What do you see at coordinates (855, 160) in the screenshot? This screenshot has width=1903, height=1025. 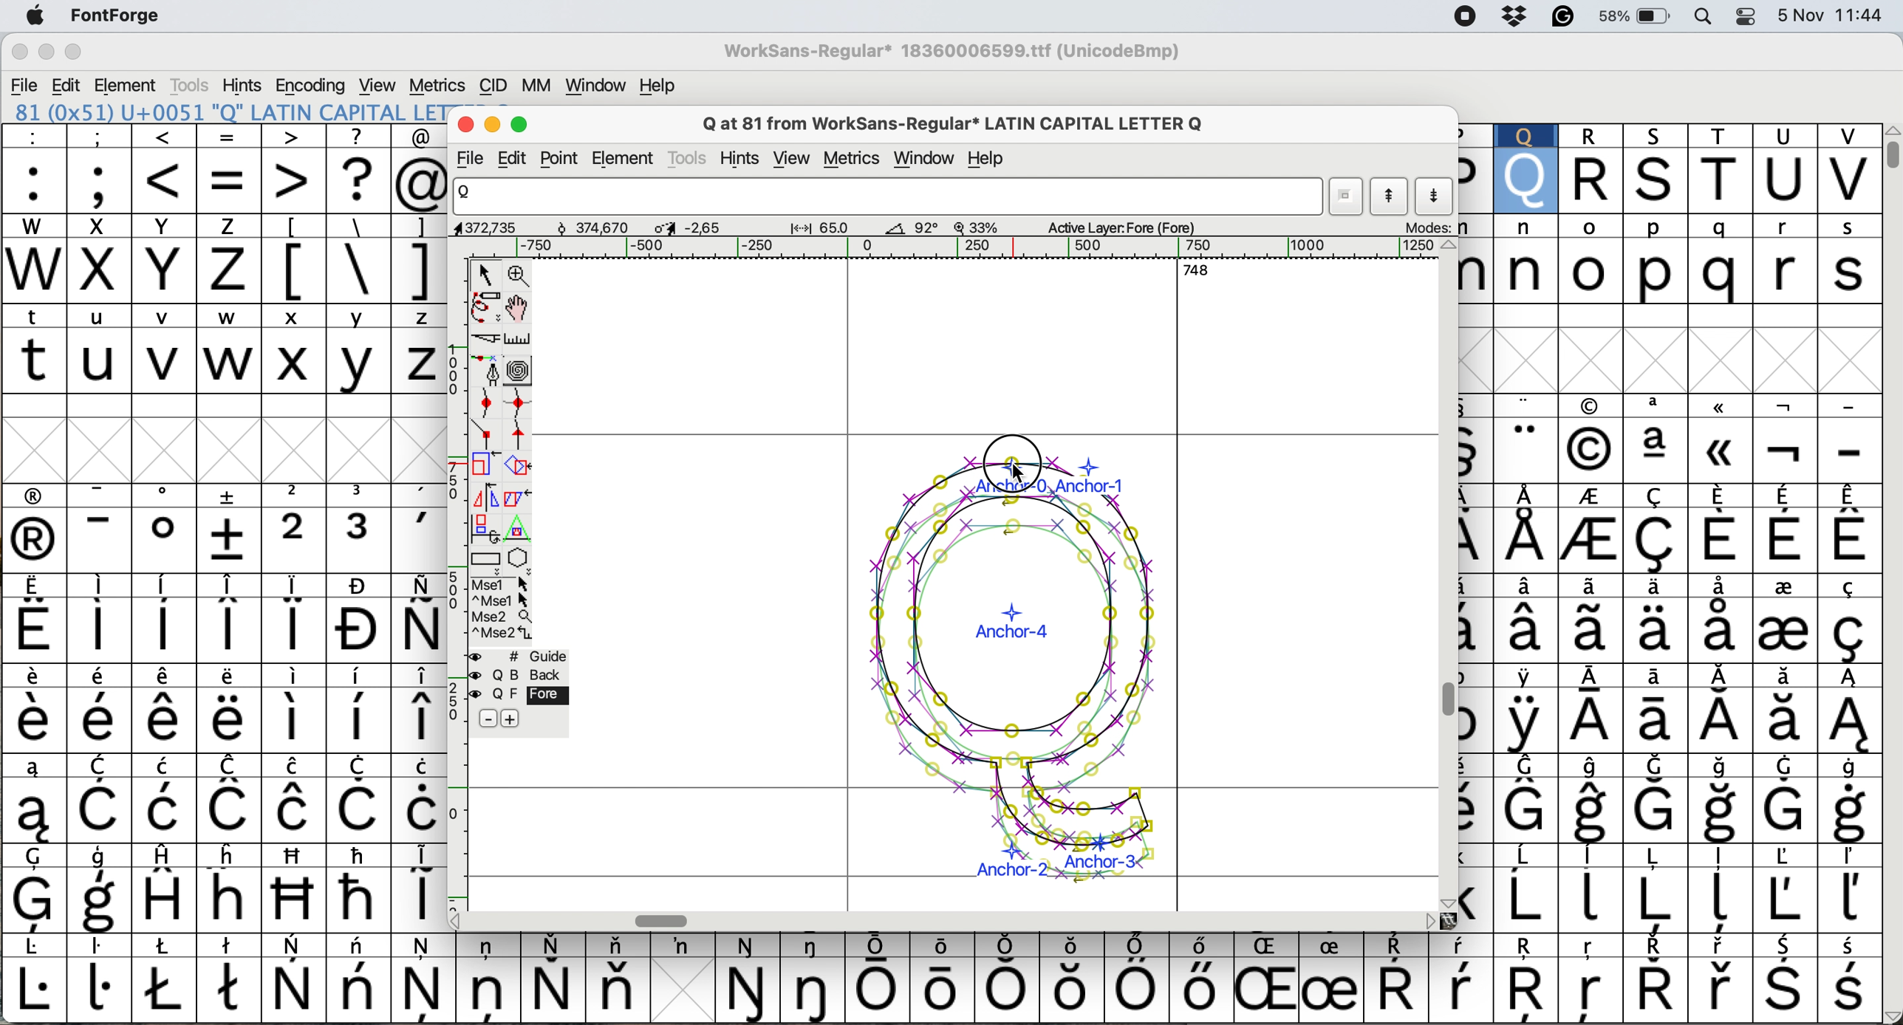 I see `metrics` at bounding box center [855, 160].